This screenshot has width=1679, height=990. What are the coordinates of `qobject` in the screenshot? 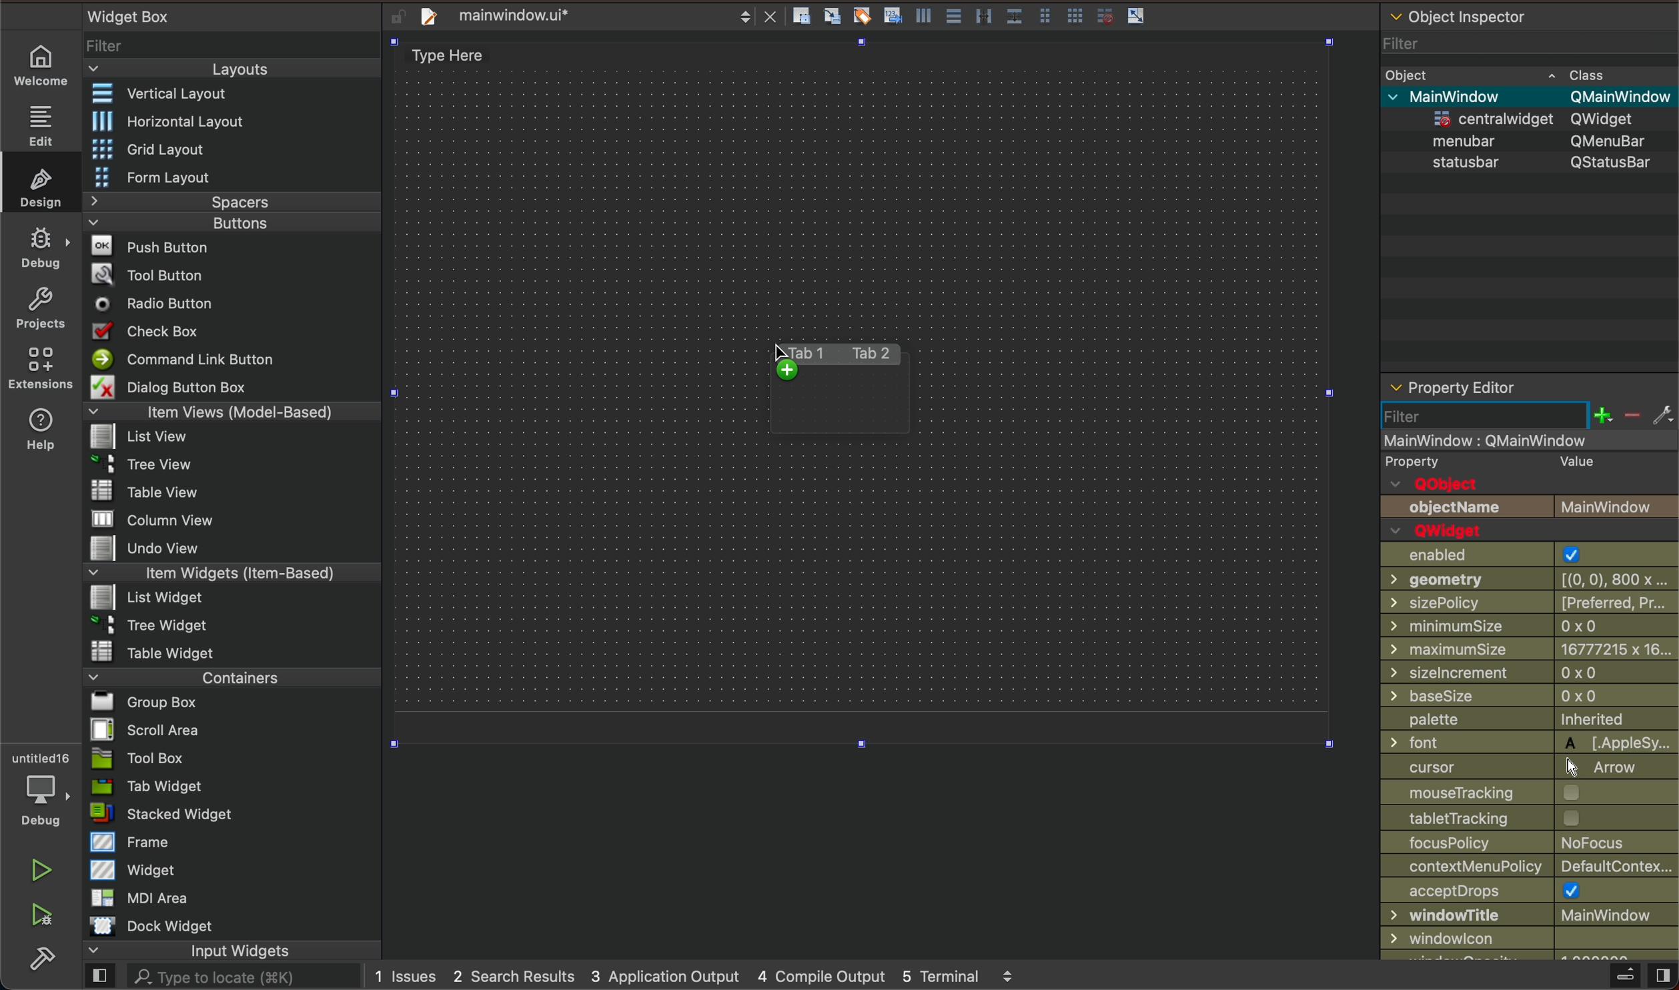 It's located at (1526, 472).